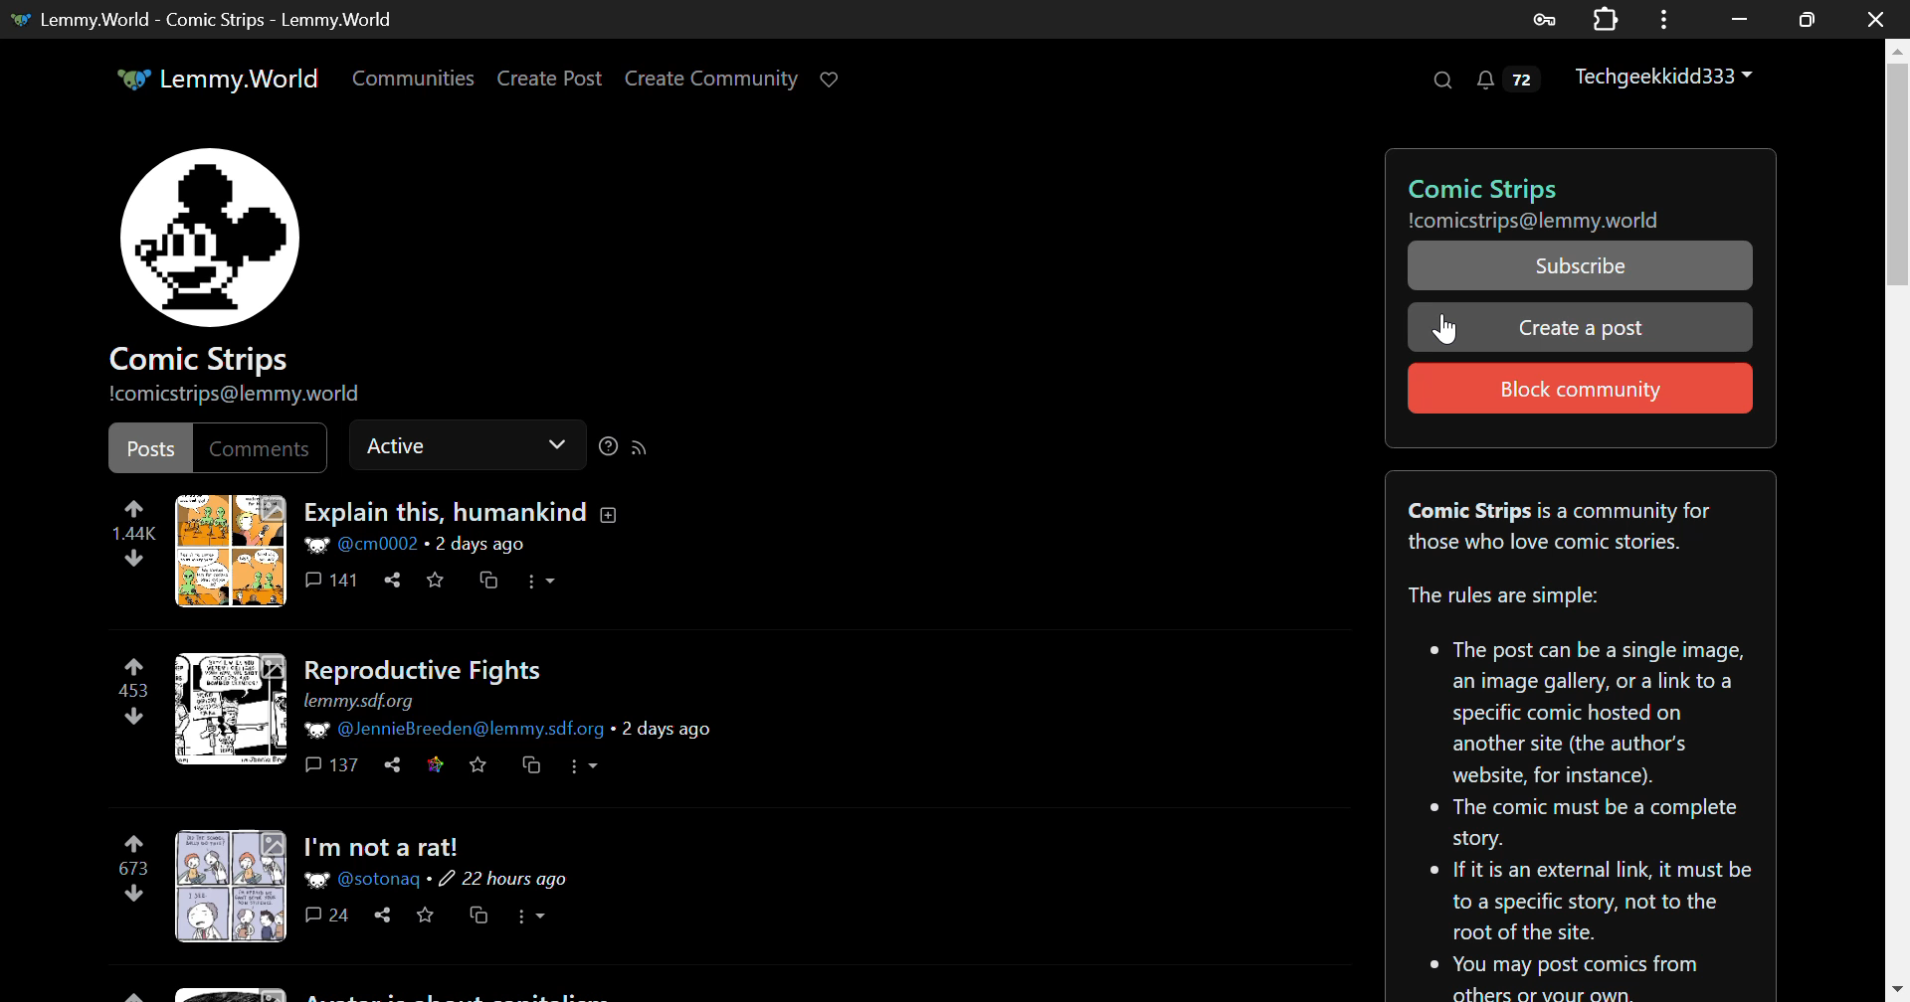  Describe the element at coordinates (151, 448) in the screenshot. I see `Posts Filter Selected` at that location.